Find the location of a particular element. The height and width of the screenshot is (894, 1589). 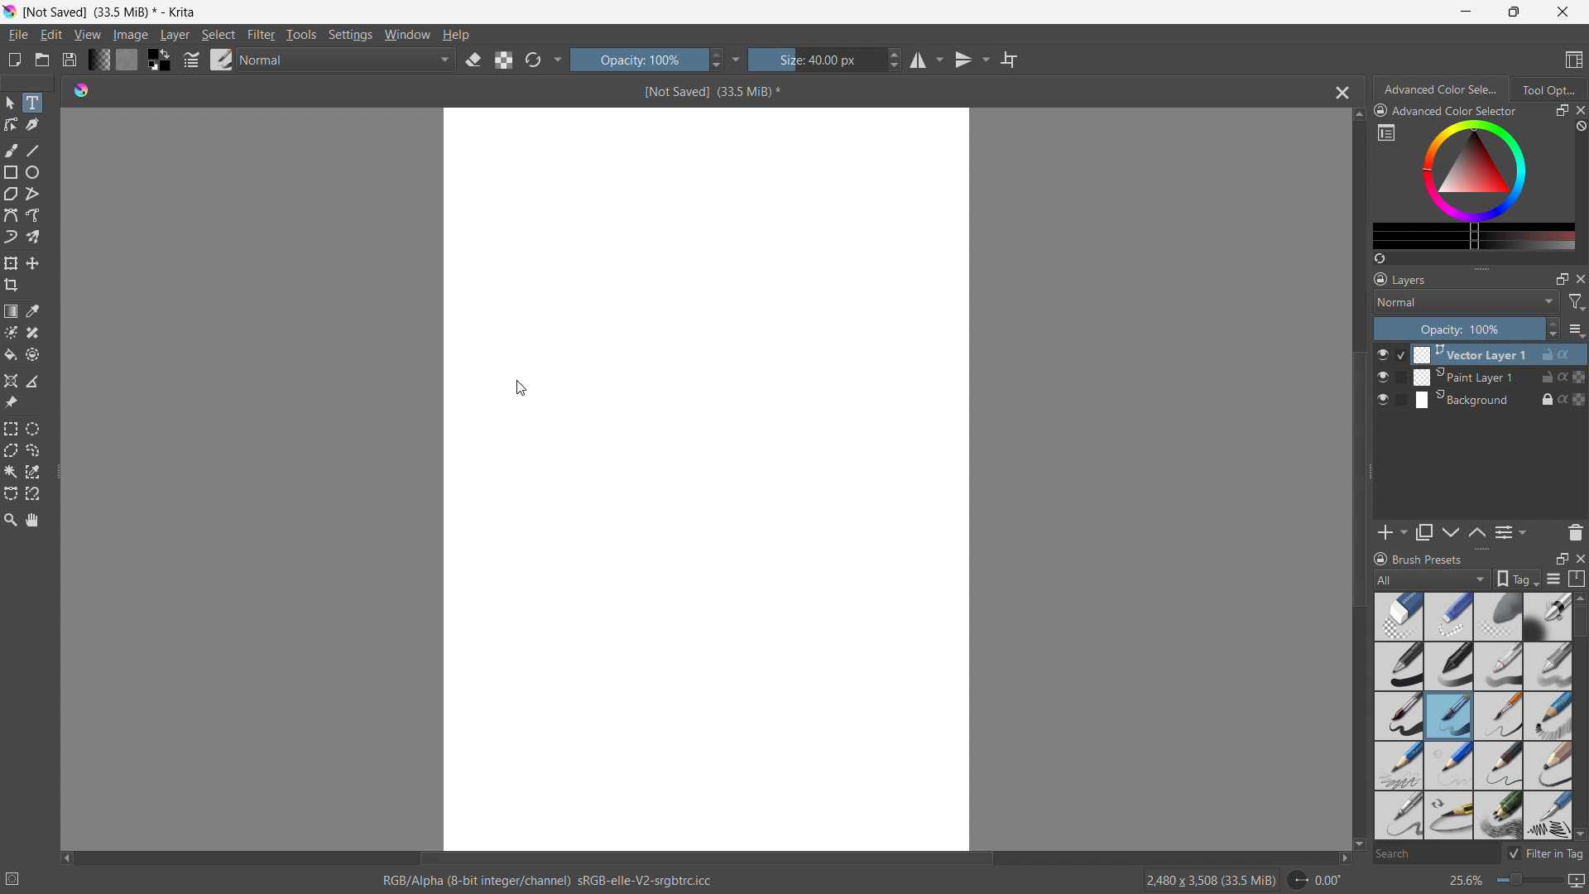

blending mode is located at coordinates (1467, 301).